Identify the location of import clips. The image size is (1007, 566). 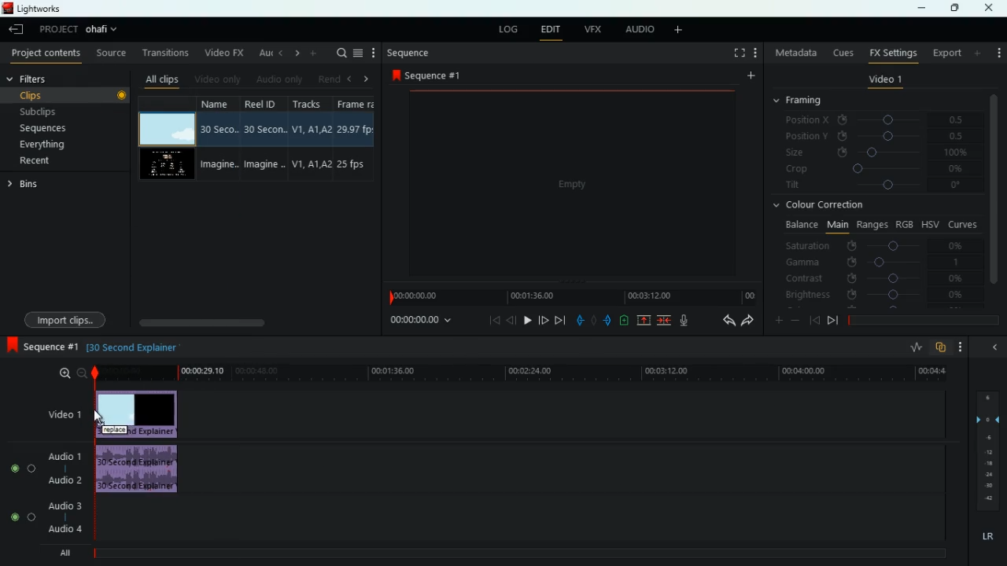
(68, 318).